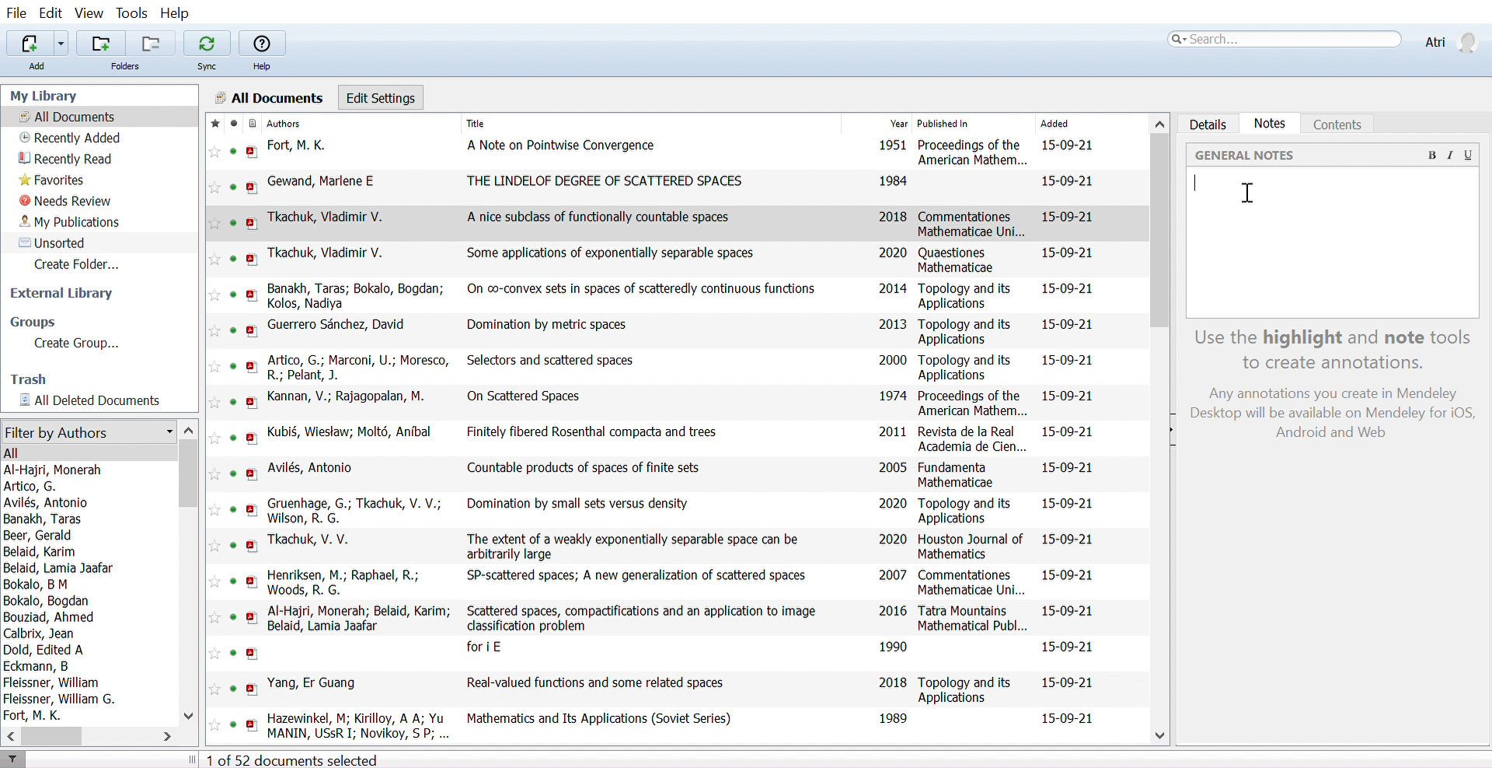 The image size is (1492, 768). I want to click on Move right in filter by authors, so click(172, 736).